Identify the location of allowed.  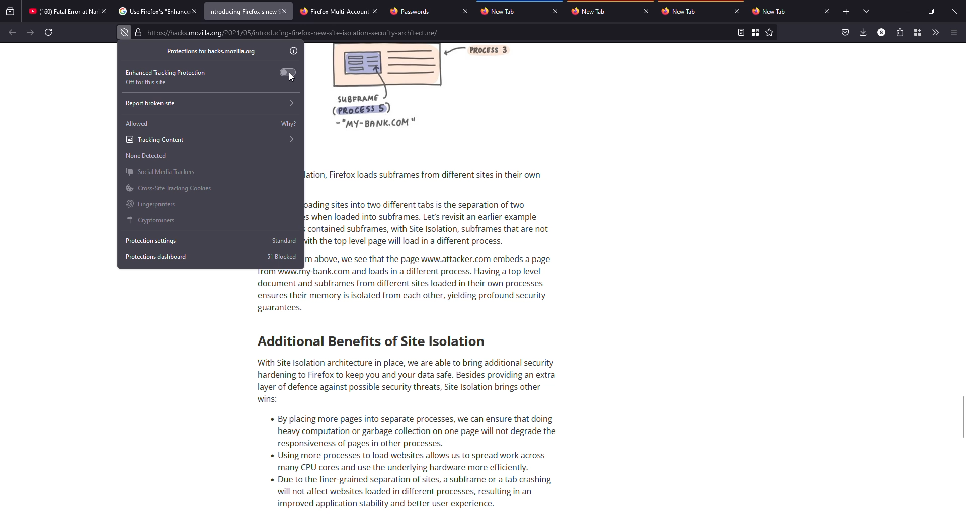
(138, 123).